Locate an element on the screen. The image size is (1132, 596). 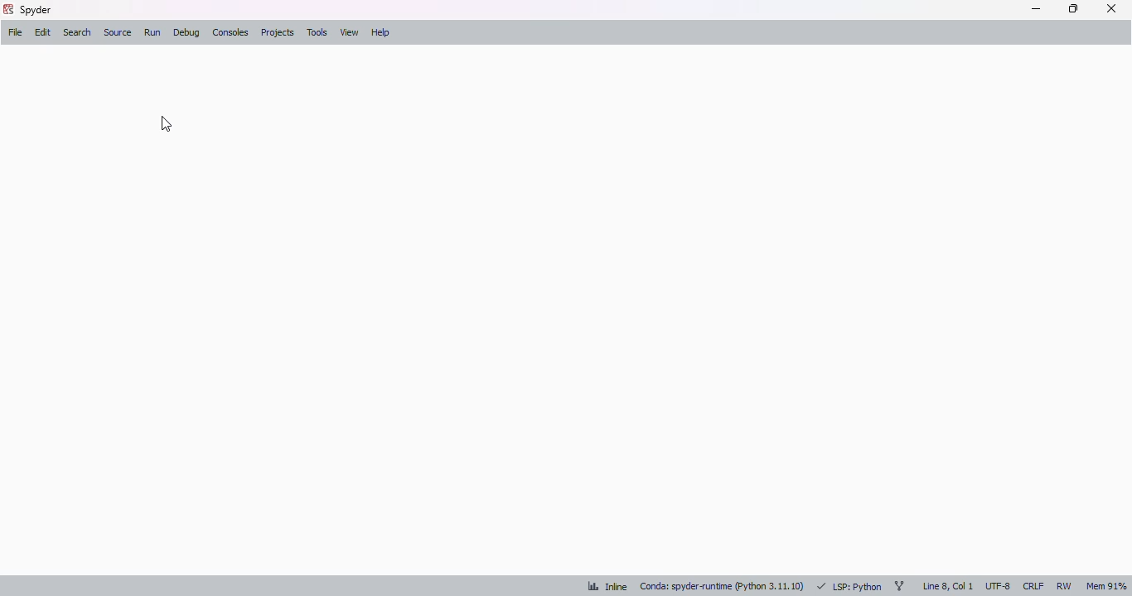
run is located at coordinates (153, 32).